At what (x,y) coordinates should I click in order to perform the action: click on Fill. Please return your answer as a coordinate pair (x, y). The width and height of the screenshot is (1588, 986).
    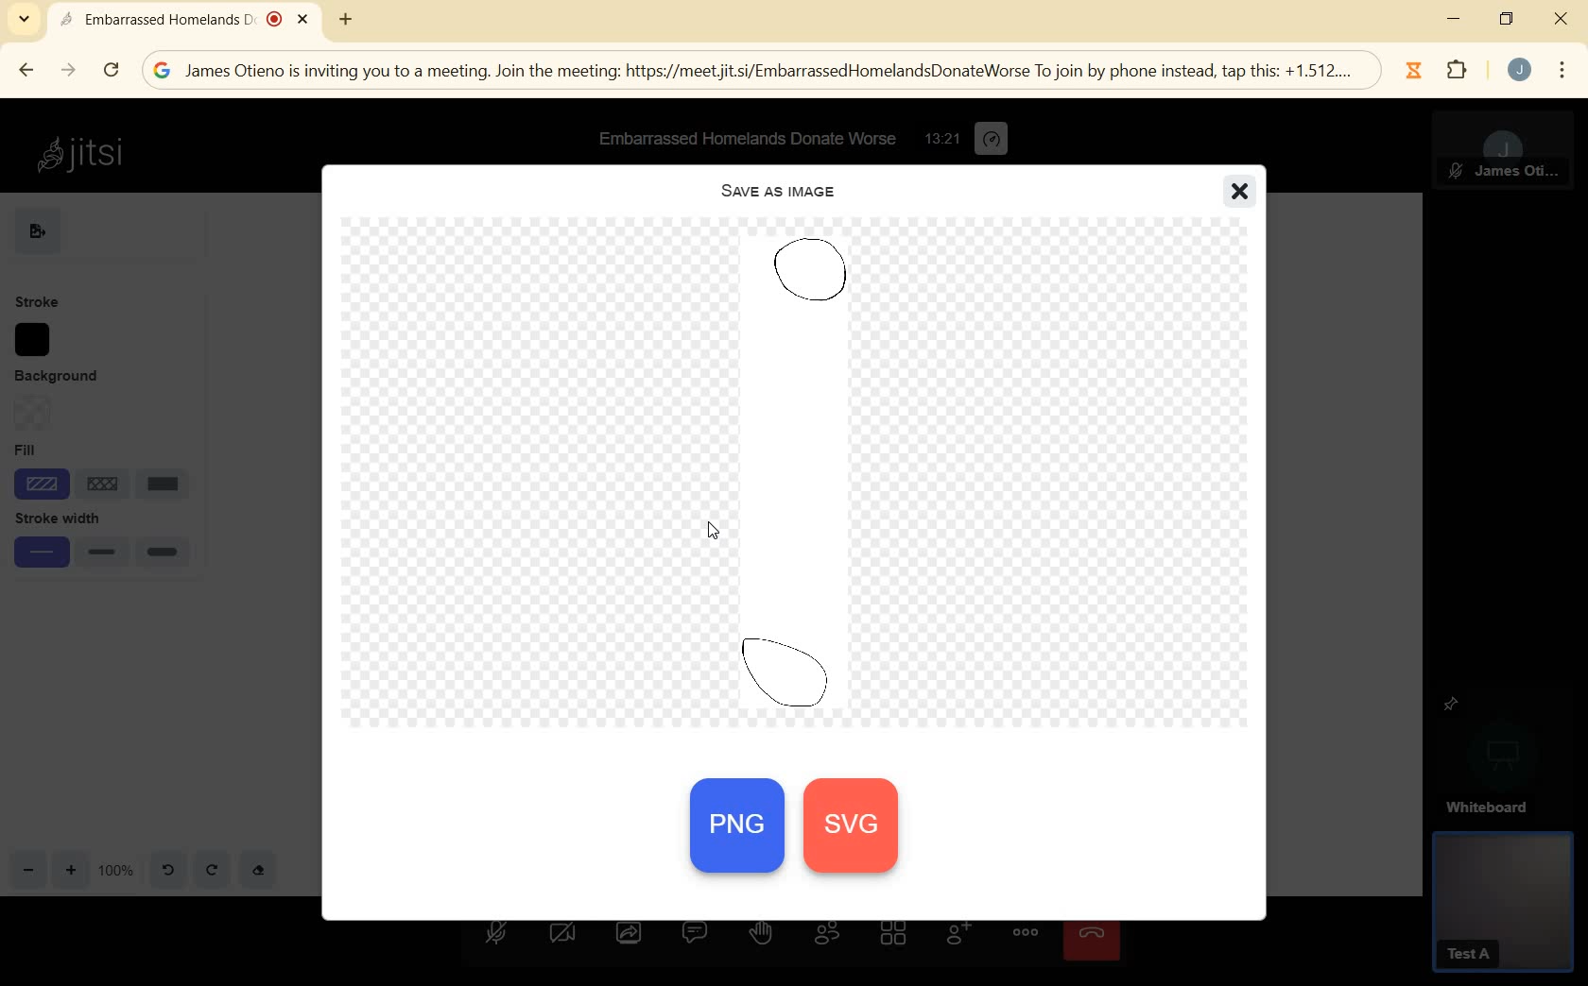
    Looking at the image, I should click on (99, 449).